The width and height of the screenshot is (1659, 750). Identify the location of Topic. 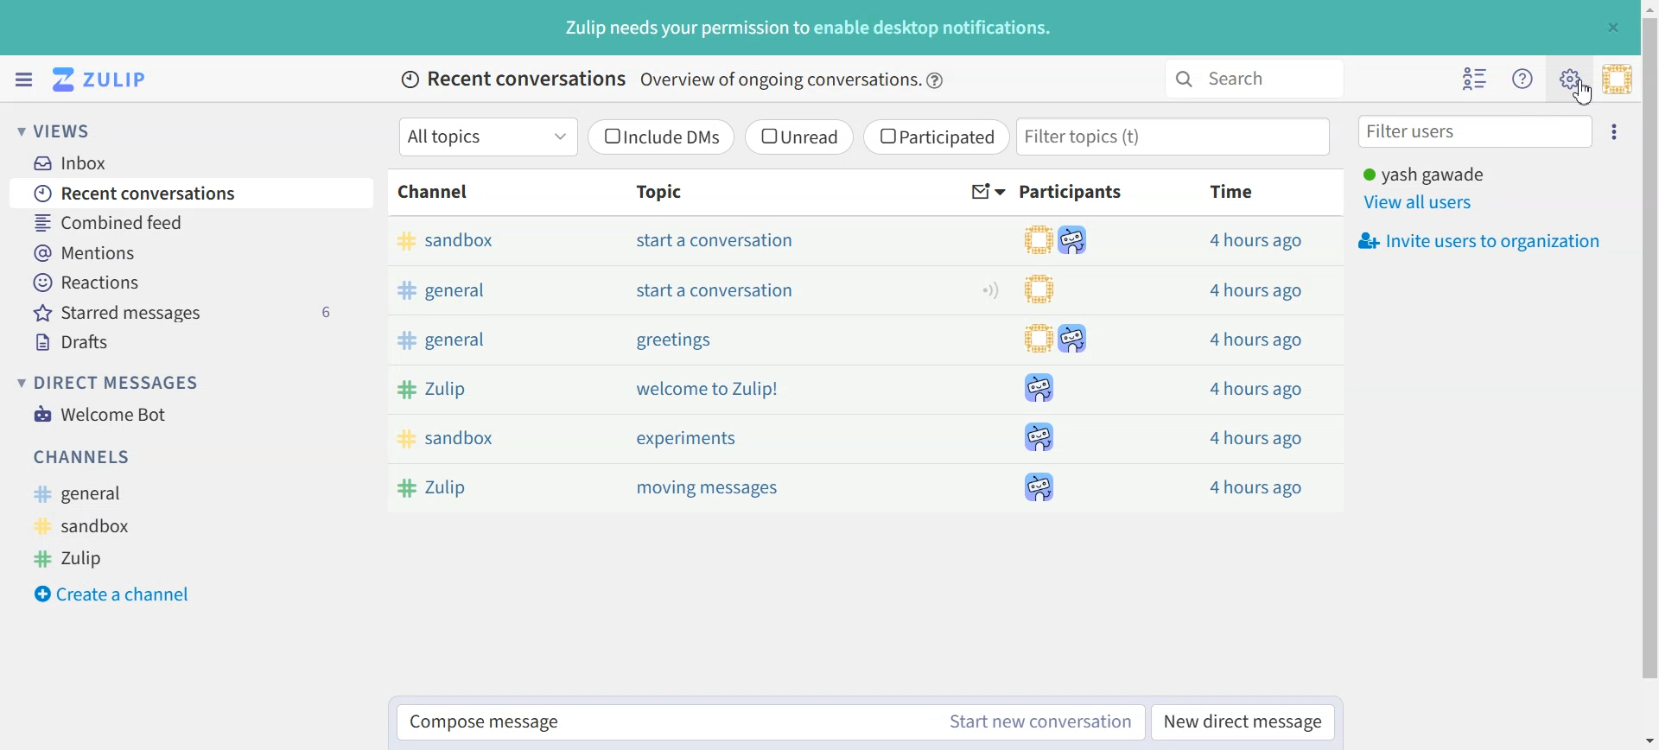
(654, 191).